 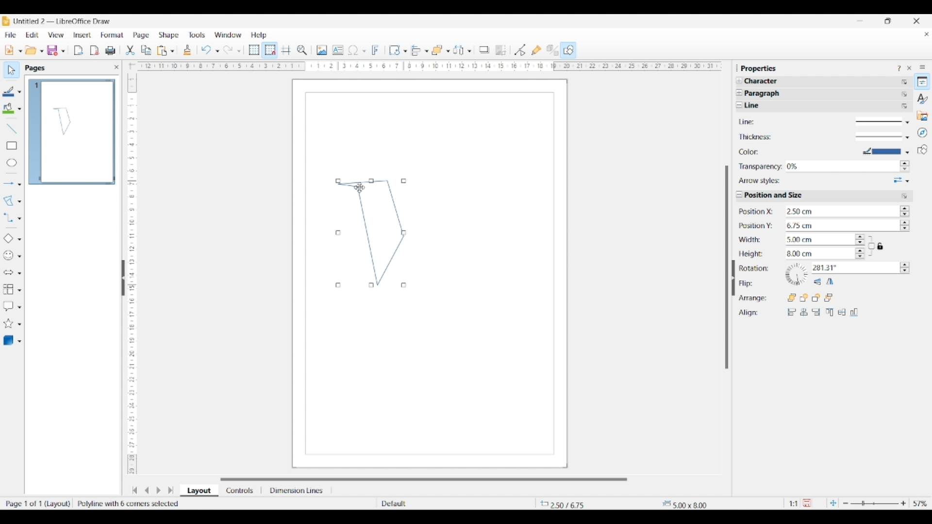 What do you see at coordinates (9, 201) in the screenshot?
I see `Selected polygon` at bounding box center [9, 201].